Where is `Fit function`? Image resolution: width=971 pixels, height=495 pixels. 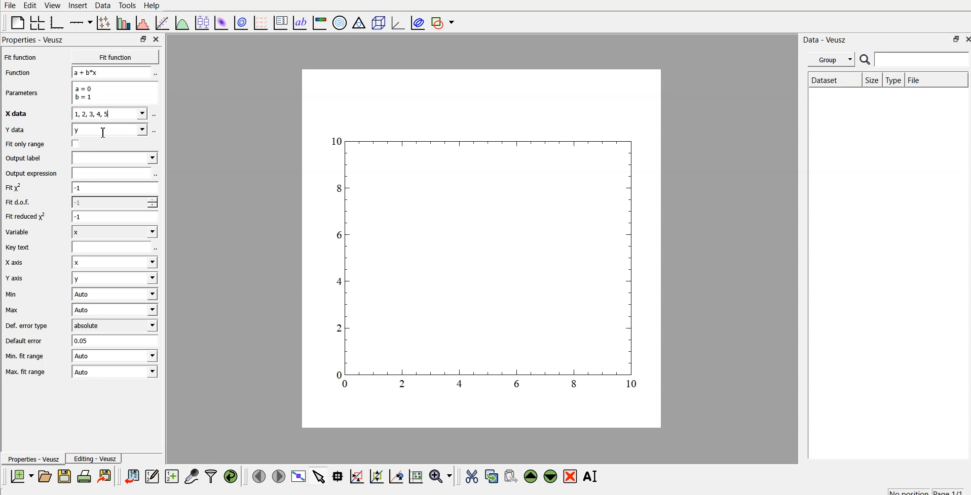
Fit function is located at coordinates (28, 58).